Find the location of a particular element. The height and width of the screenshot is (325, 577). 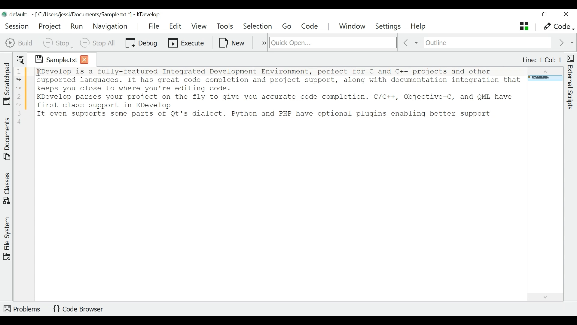

Quick Open is located at coordinates (332, 43).